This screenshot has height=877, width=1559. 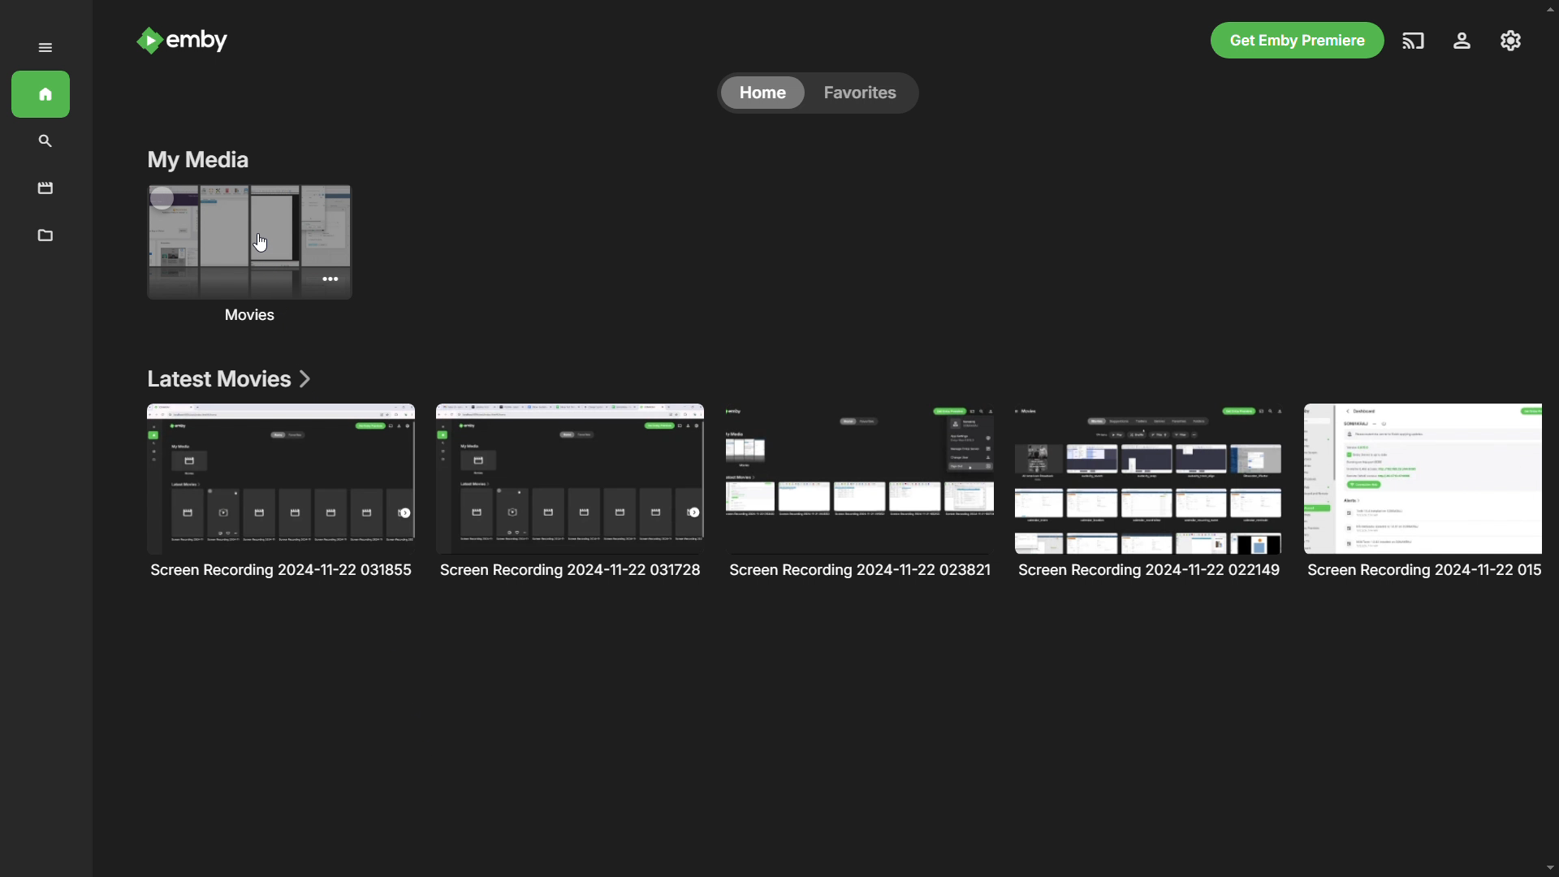 I want to click on multi-select, so click(x=162, y=199).